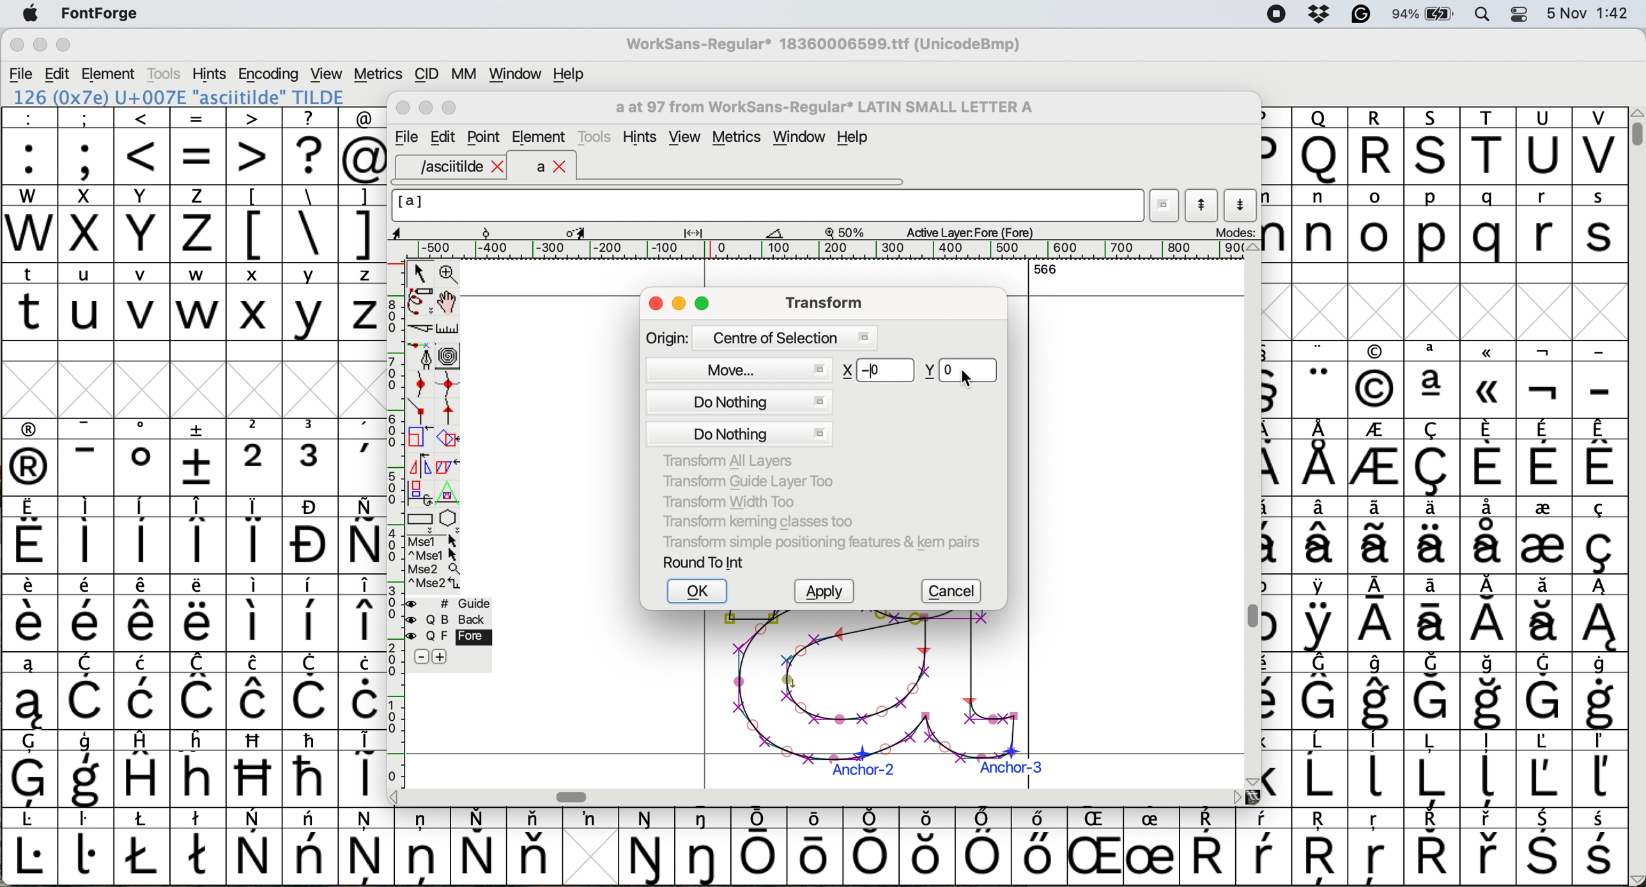 The height and width of the screenshot is (887, 1646). Describe the element at coordinates (1491, 225) in the screenshot. I see `q` at that location.